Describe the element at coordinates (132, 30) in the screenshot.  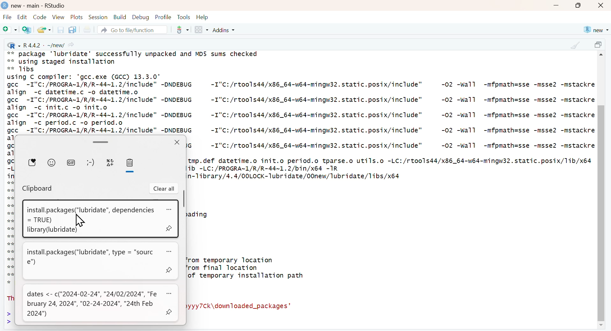
I see `Go to file/function` at that location.